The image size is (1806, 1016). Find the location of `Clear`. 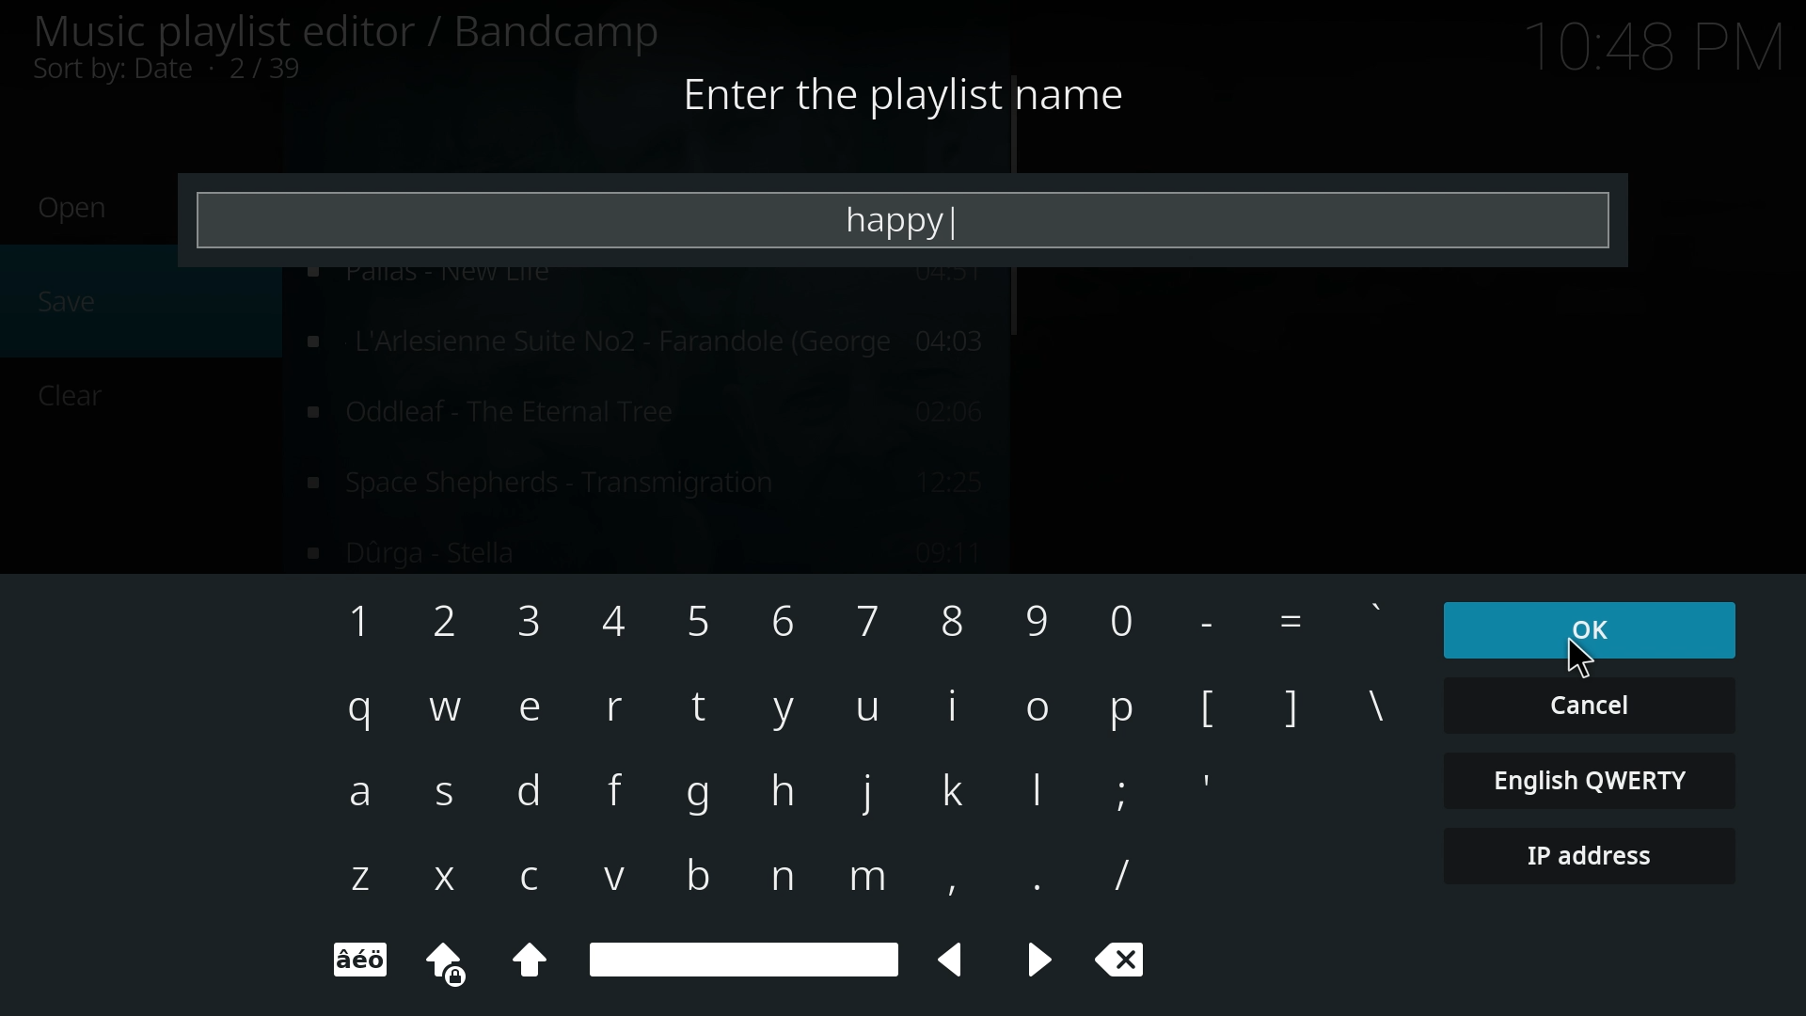

Clear is located at coordinates (76, 398).